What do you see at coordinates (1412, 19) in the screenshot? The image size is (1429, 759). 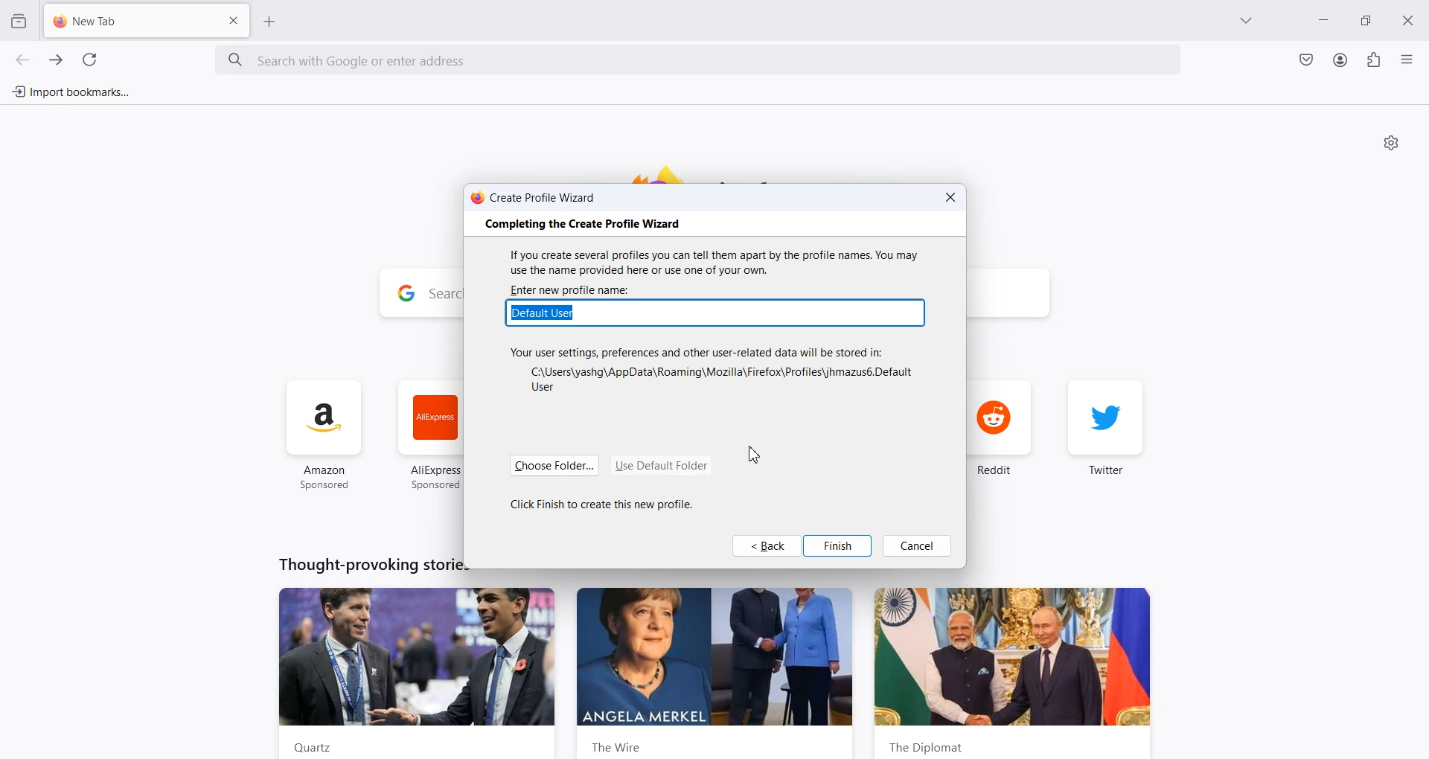 I see `Close` at bounding box center [1412, 19].